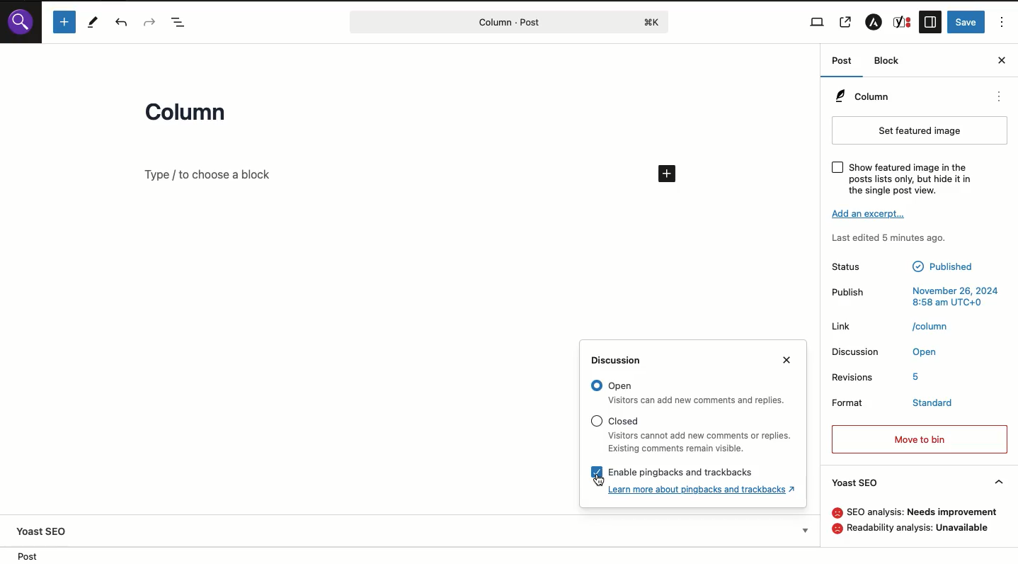  Describe the element at coordinates (903, 22) in the screenshot. I see `Yoast` at that location.